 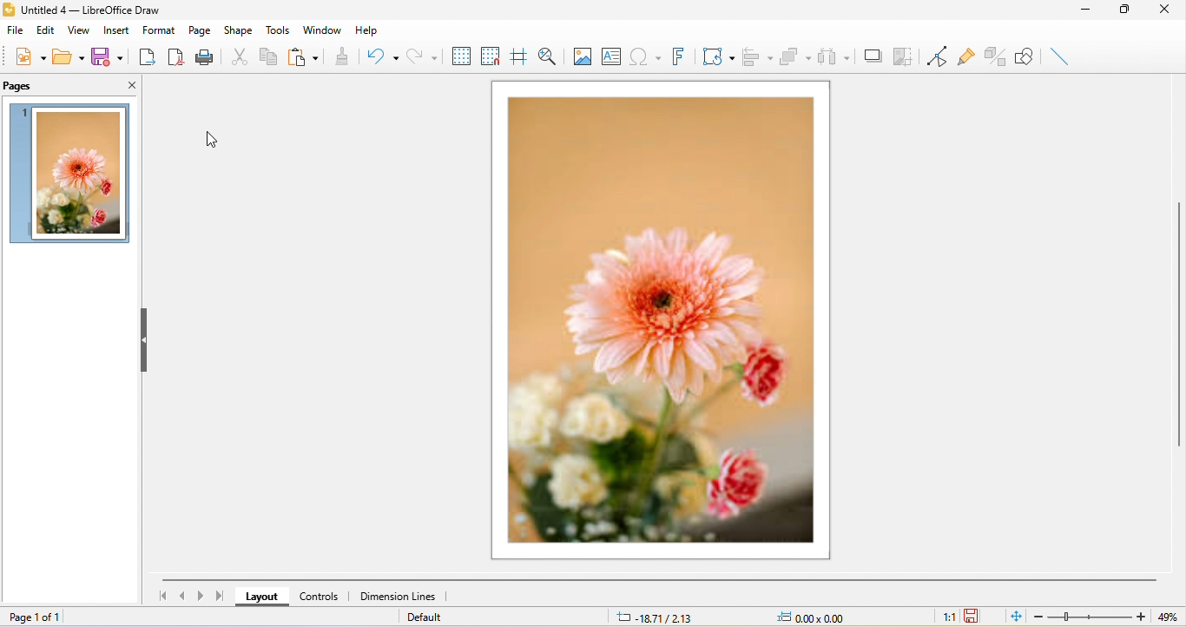 What do you see at coordinates (431, 617) in the screenshot?
I see `Default` at bounding box center [431, 617].